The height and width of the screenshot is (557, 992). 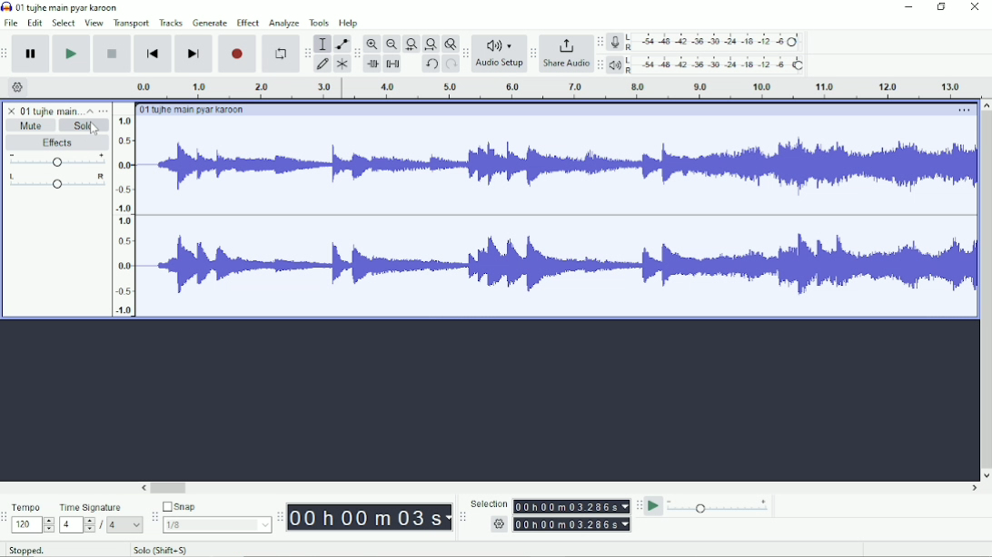 What do you see at coordinates (90, 111) in the screenshot?
I see `Collapse` at bounding box center [90, 111].